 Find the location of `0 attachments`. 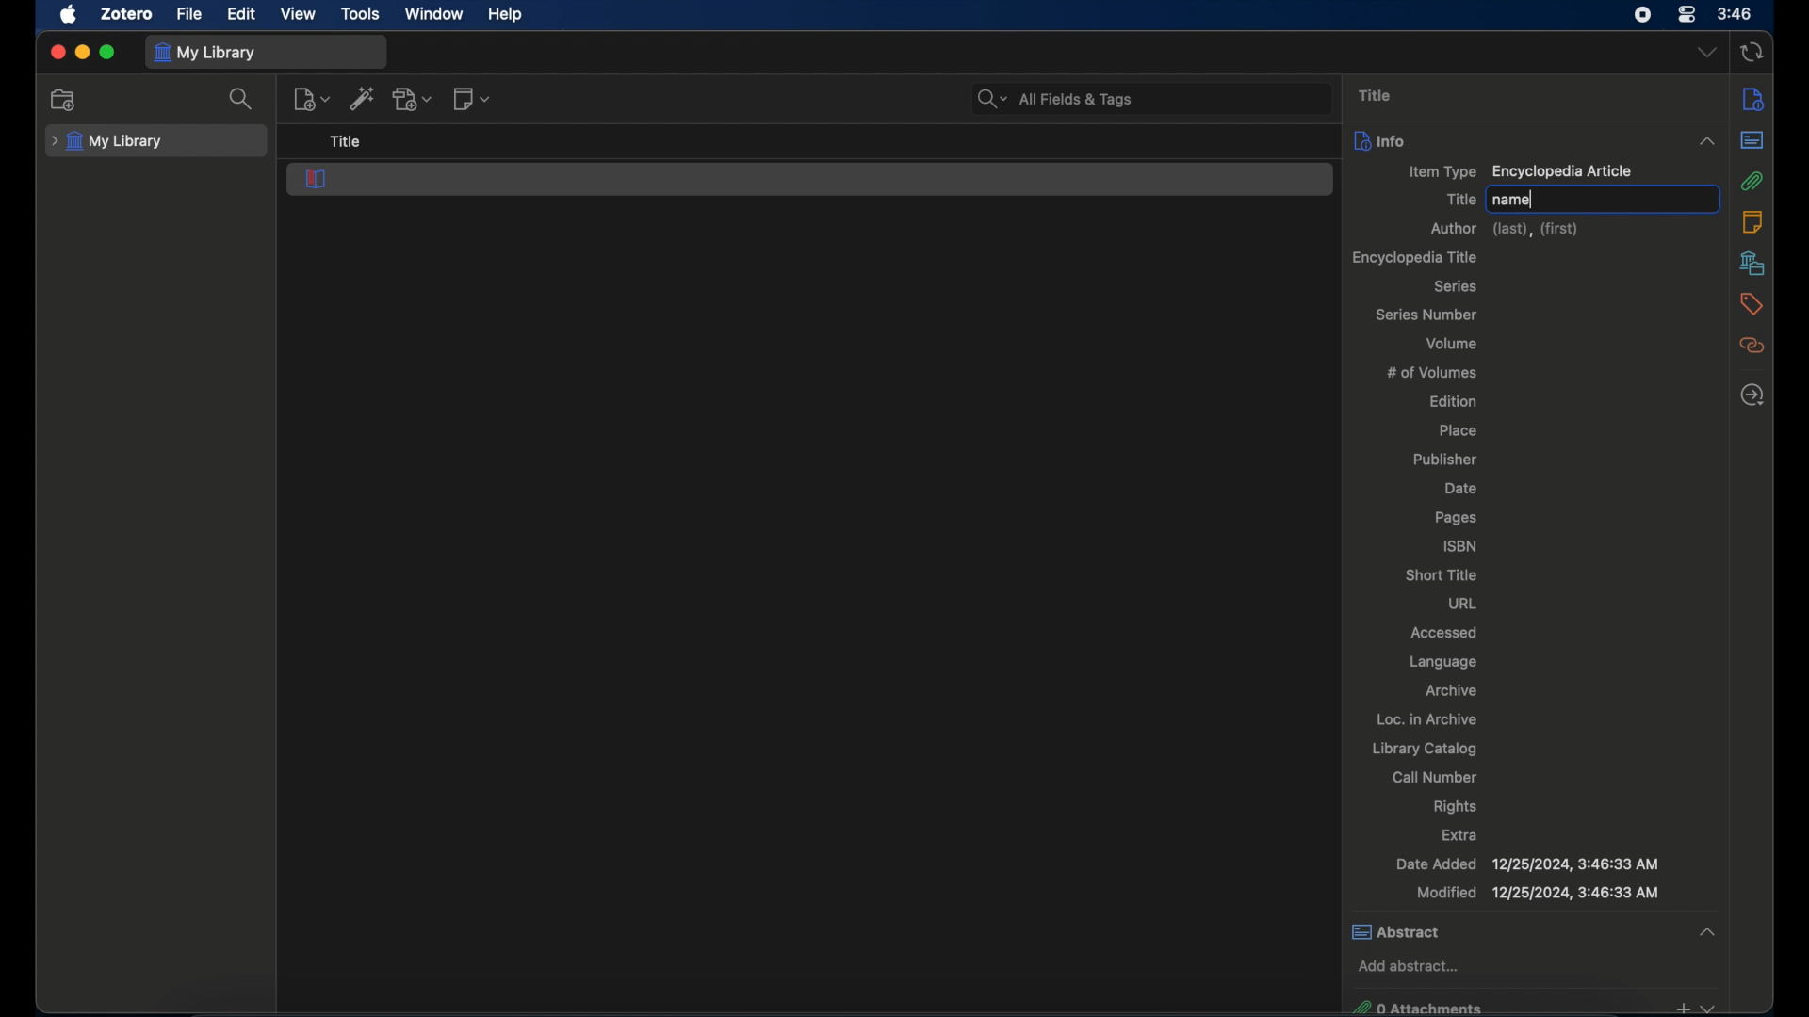

0 attachments is located at coordinates (1534, 1005).